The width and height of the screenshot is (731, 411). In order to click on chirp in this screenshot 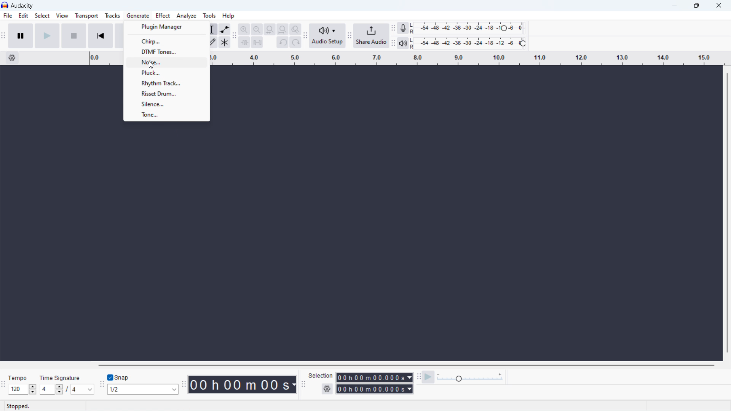, I will do `click(166, 41)`.